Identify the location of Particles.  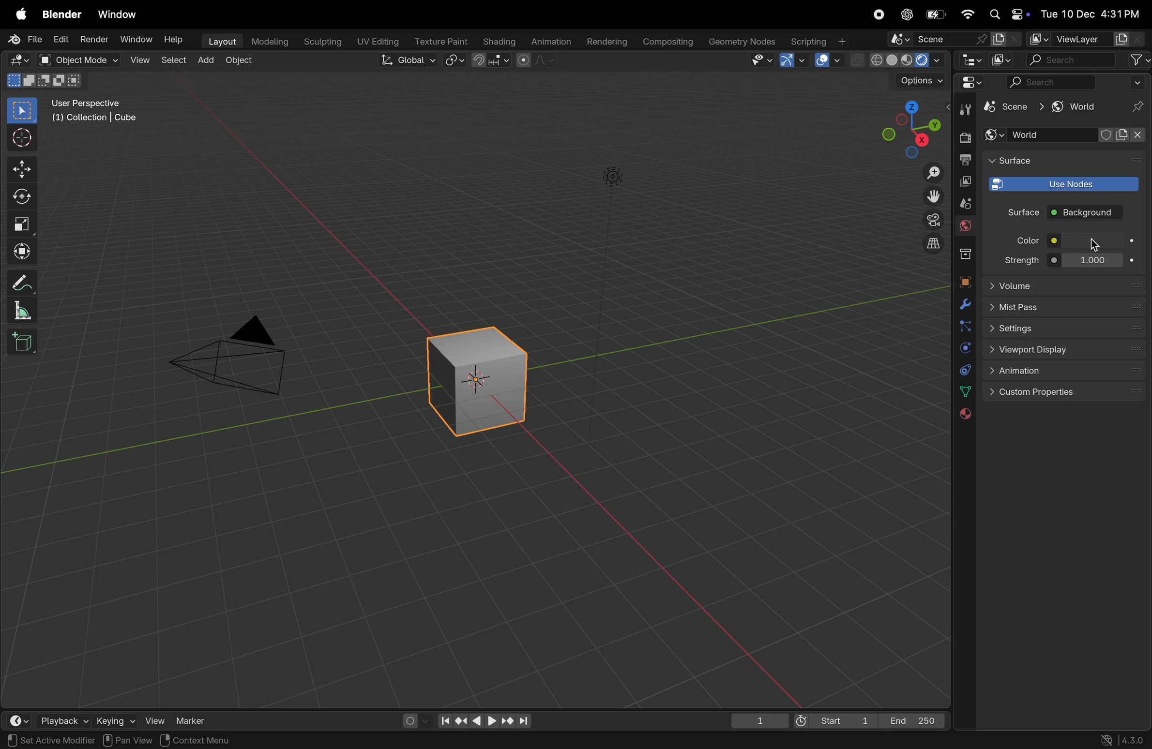
(965, 328).